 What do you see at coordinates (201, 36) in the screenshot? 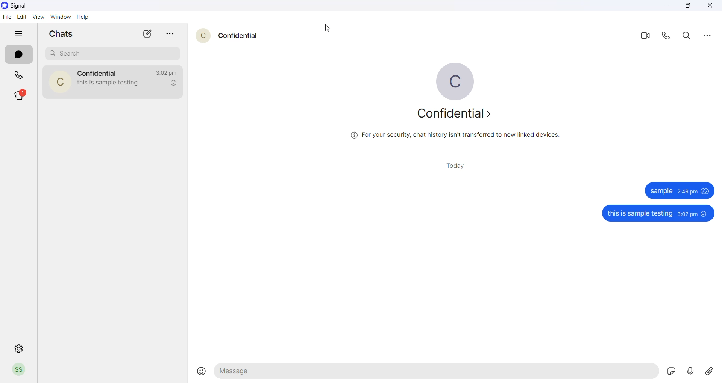
I see `profile picture` at bounding box center [201, 36].